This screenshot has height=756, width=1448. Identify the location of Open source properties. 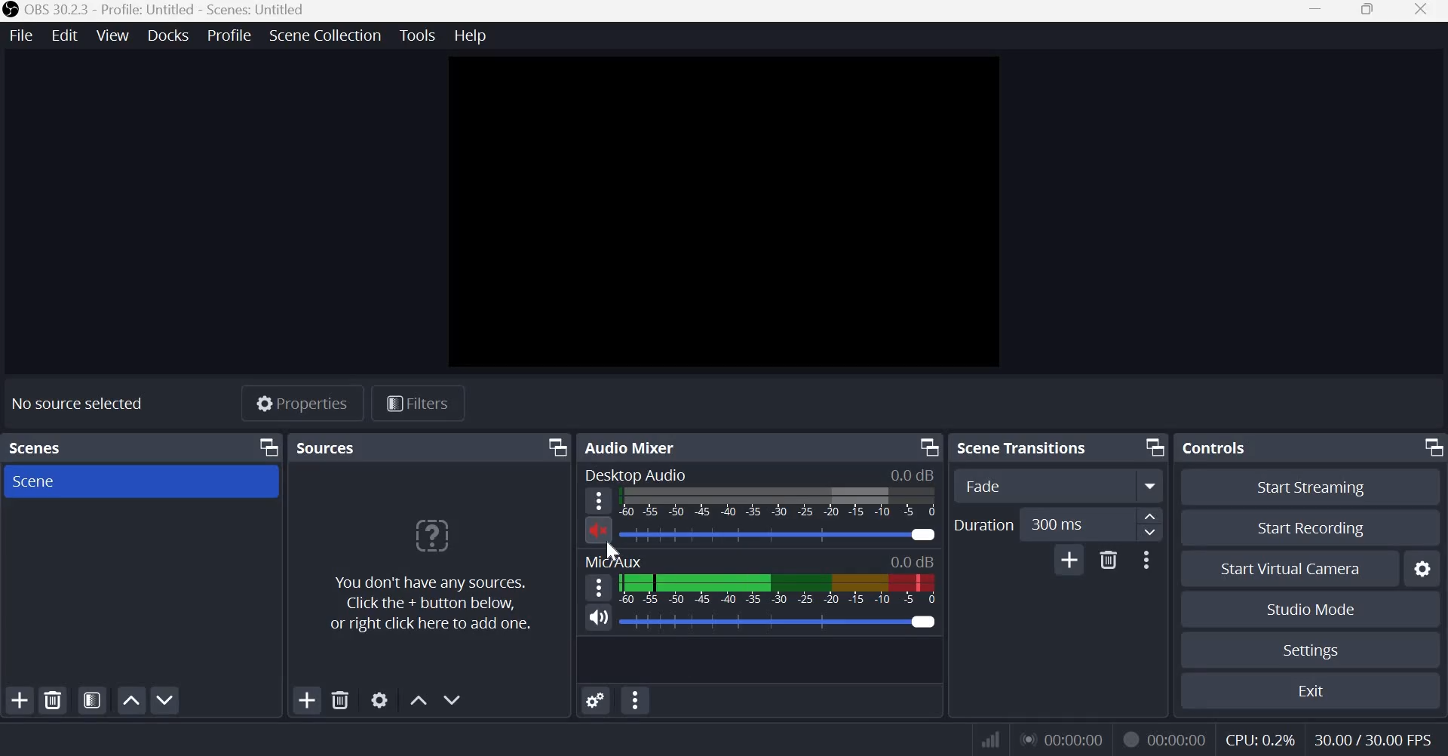
(382, 700).